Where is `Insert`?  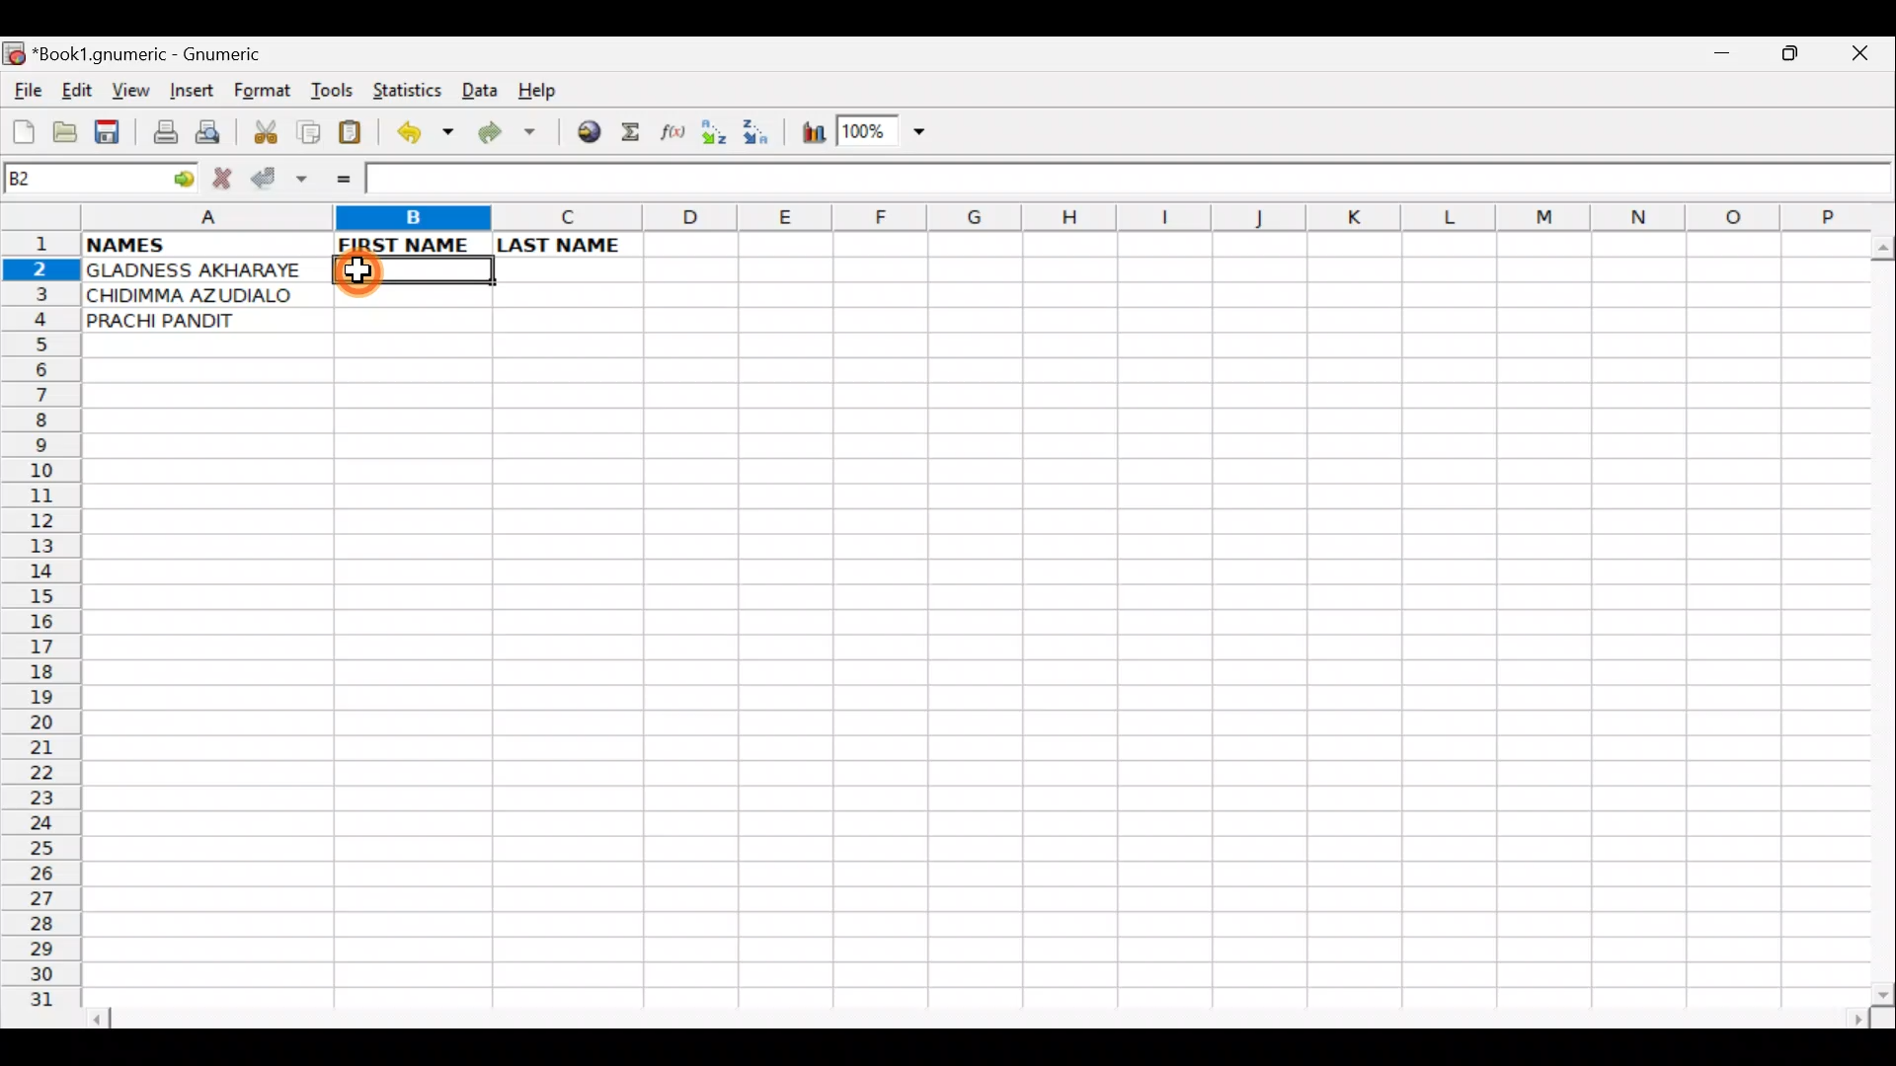
Insert is located at coordinates (191, 91).